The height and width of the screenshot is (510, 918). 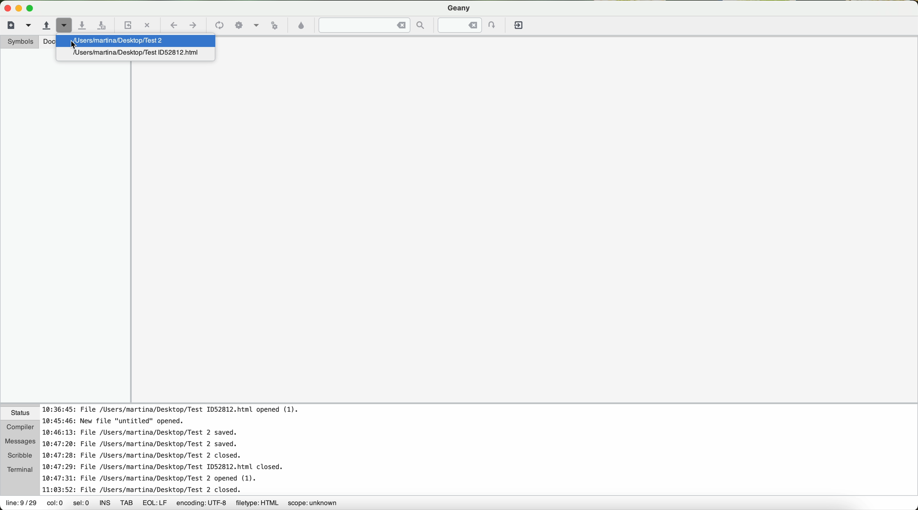 What do you see at coordinates (239, 25) in the screenshot?
I see `icon` at bounding box center [239, 25].